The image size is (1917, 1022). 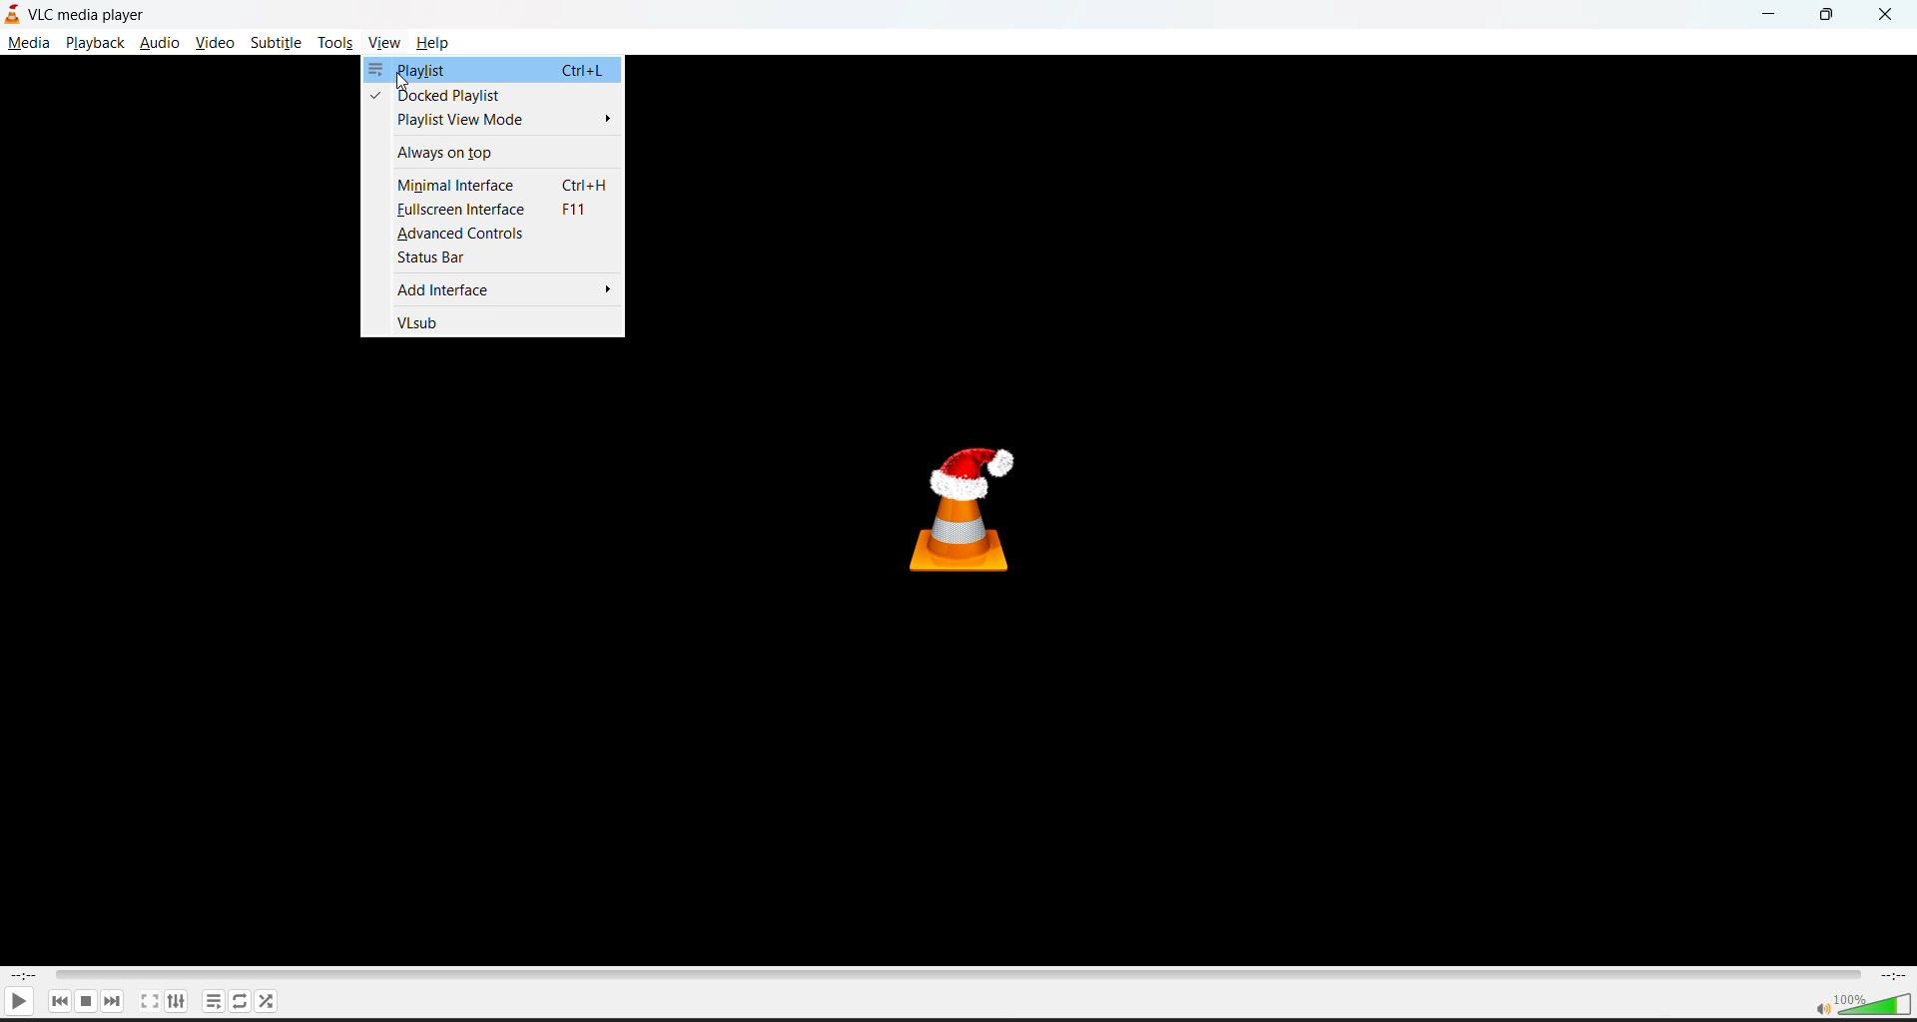 What do you see at coordinates (488, 95) in the screenshot?
I see `docked playlist` at bounding box center [488, 95].